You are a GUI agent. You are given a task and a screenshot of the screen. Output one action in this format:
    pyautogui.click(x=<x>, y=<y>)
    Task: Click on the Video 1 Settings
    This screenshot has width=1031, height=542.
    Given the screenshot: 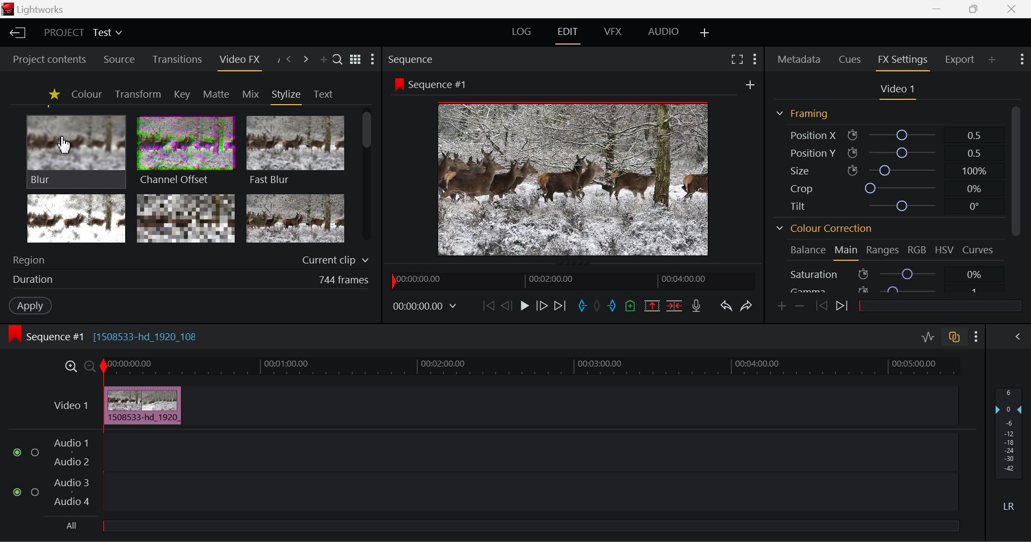 What is the action you would take?
    pyautogui.click(x=898, y=90)
    